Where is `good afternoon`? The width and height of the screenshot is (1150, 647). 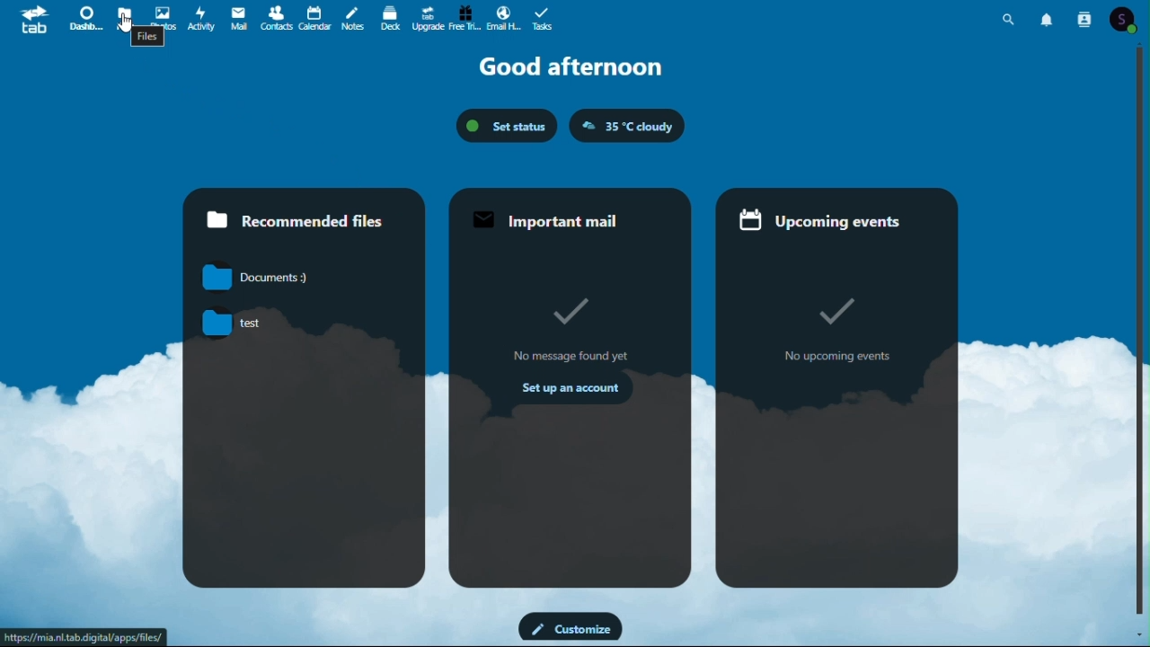
good afternoon is located at coordinates (563, 66).